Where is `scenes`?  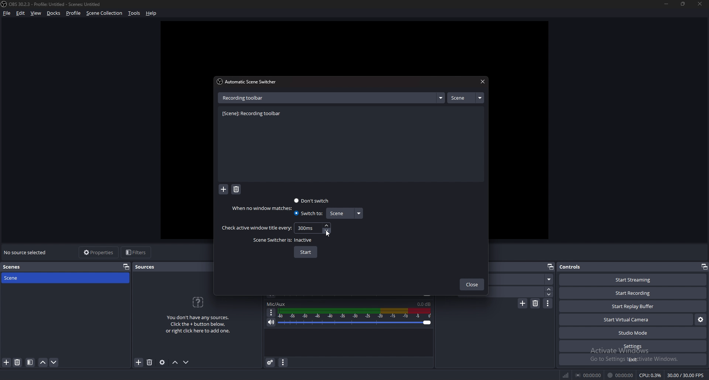 scenes is located at coordinates (18, 267).